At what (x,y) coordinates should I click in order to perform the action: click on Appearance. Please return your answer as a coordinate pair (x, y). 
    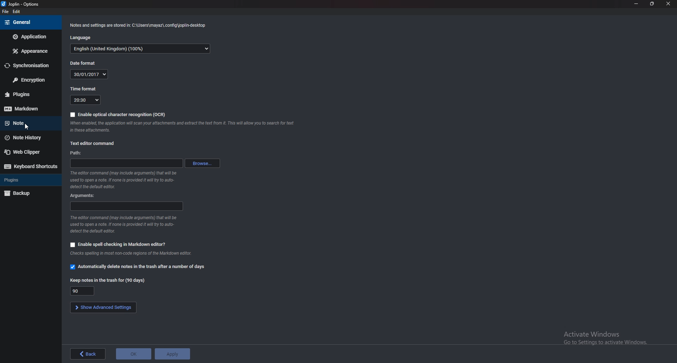
    Looking at the image, I should click on (29, 52).